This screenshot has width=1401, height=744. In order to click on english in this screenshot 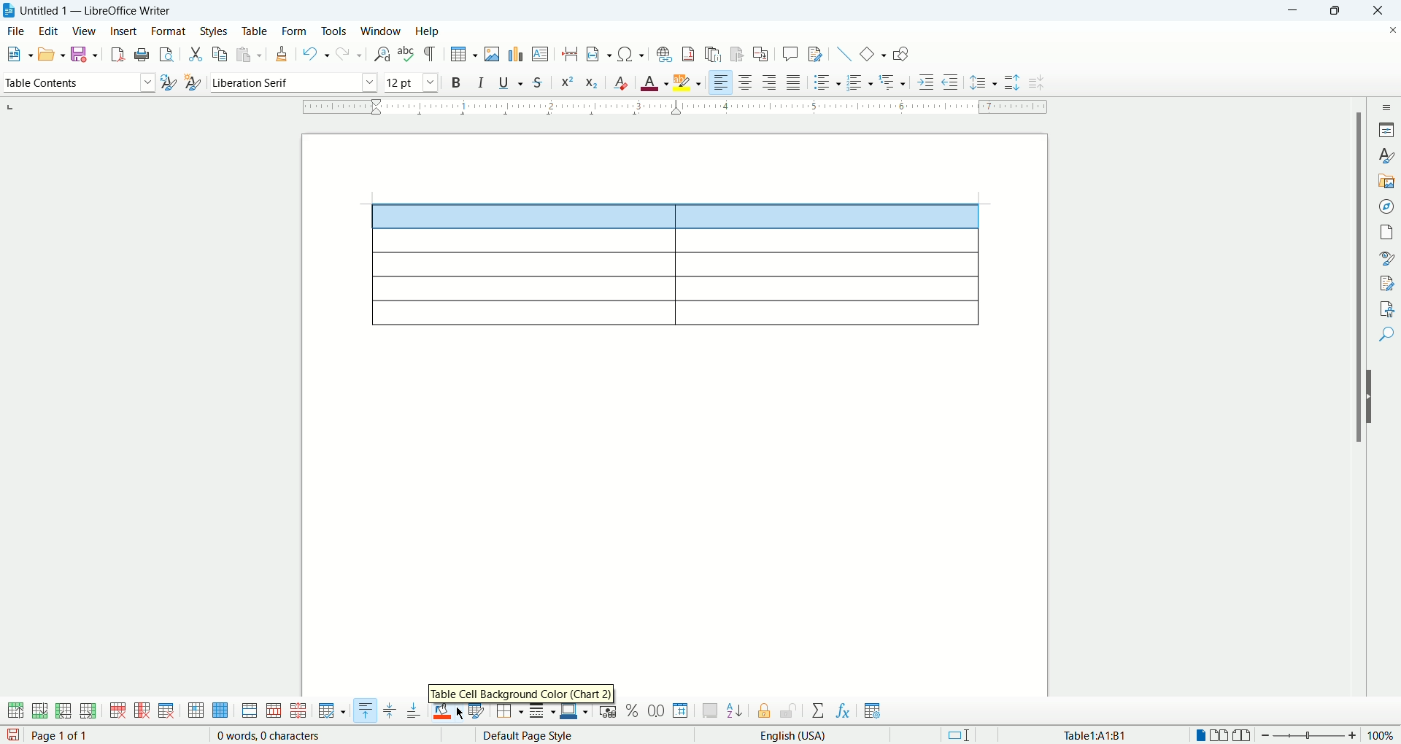, I will do `click(826, 736)`.